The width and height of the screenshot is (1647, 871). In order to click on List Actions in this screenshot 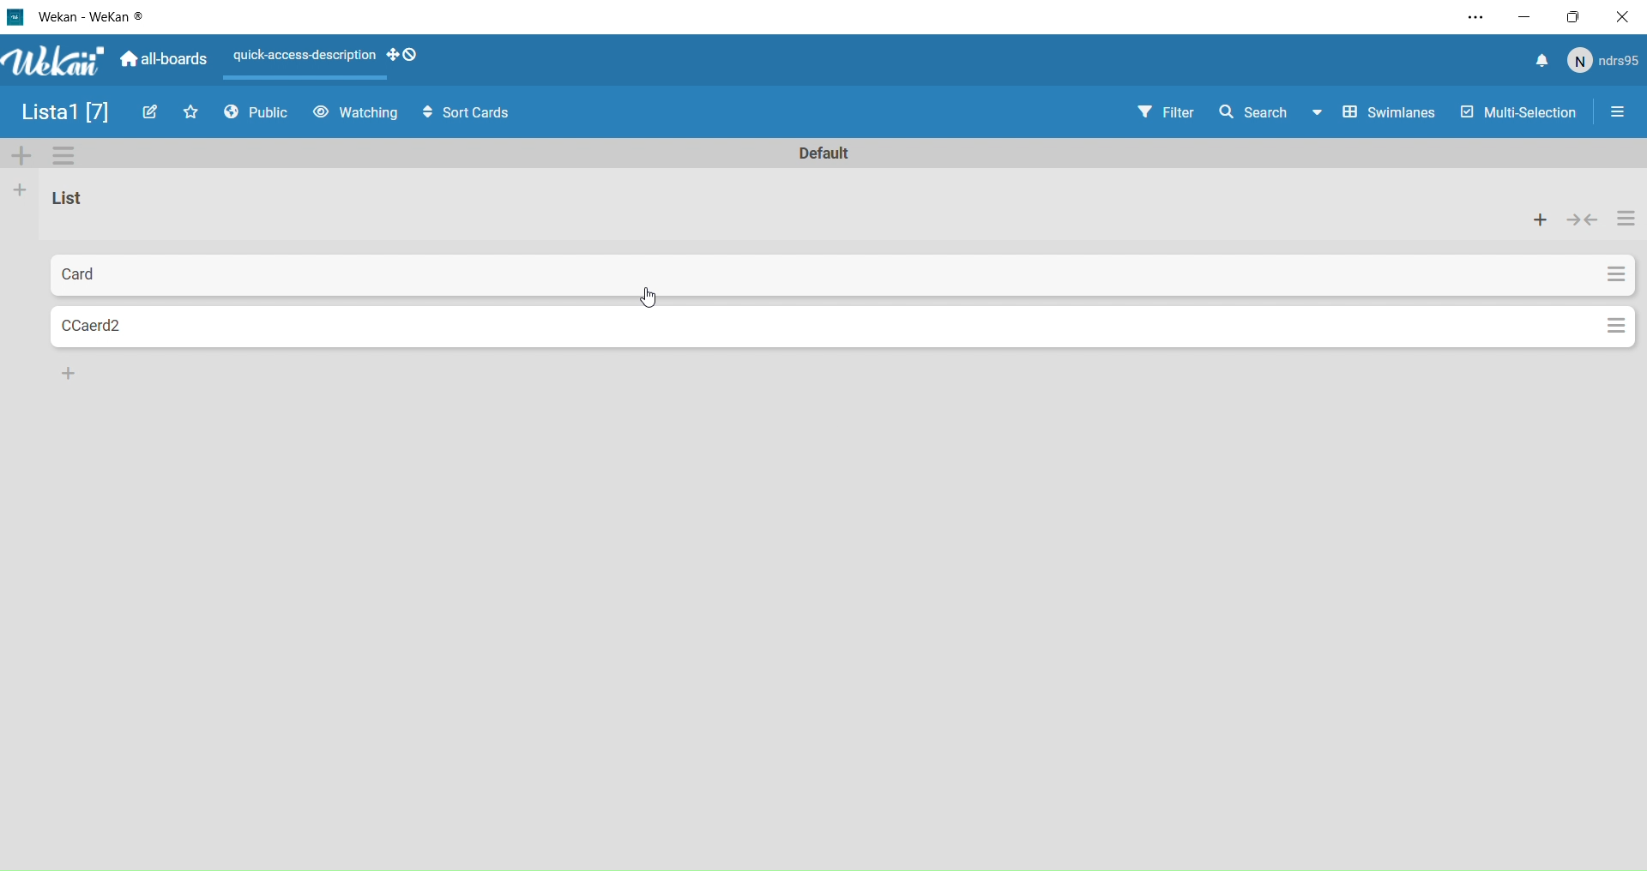, I will do `click(1628, 223)`.